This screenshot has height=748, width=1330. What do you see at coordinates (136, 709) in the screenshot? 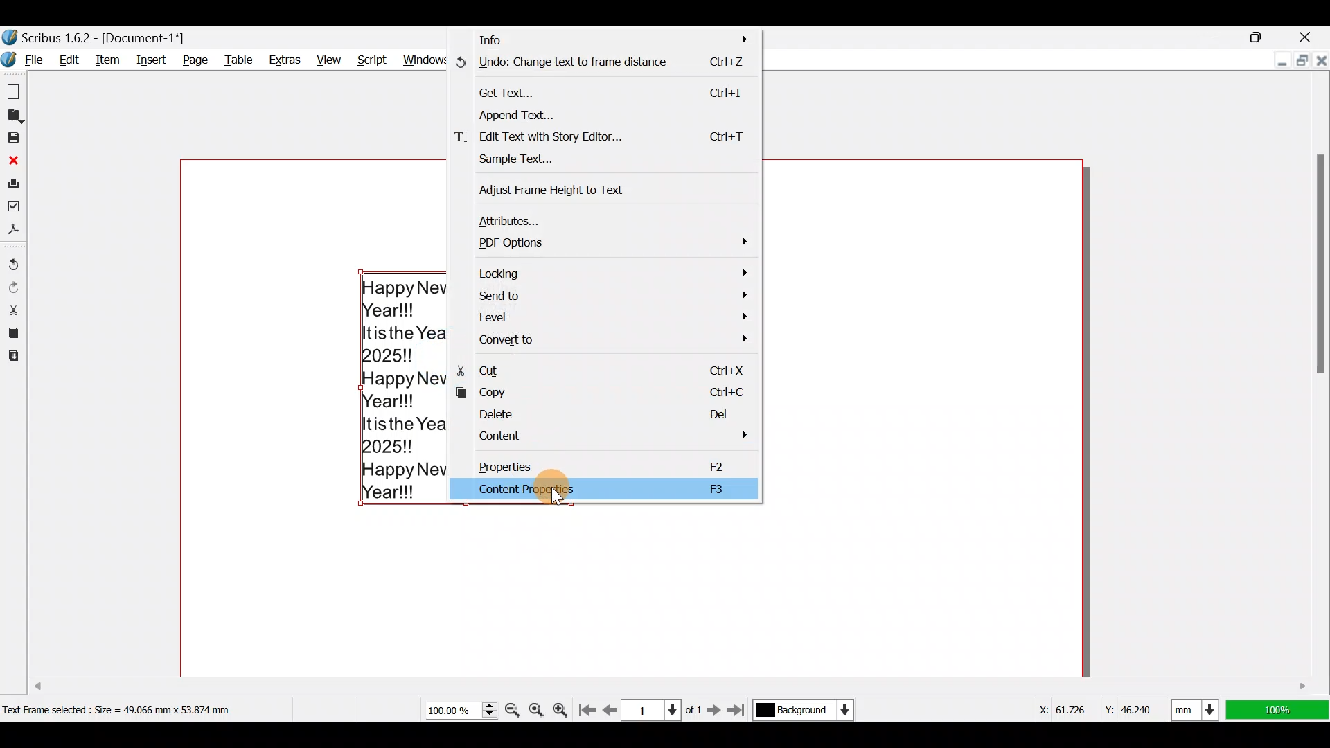
I see `Dimension of selected text frame` at bounding box center [136, 709].